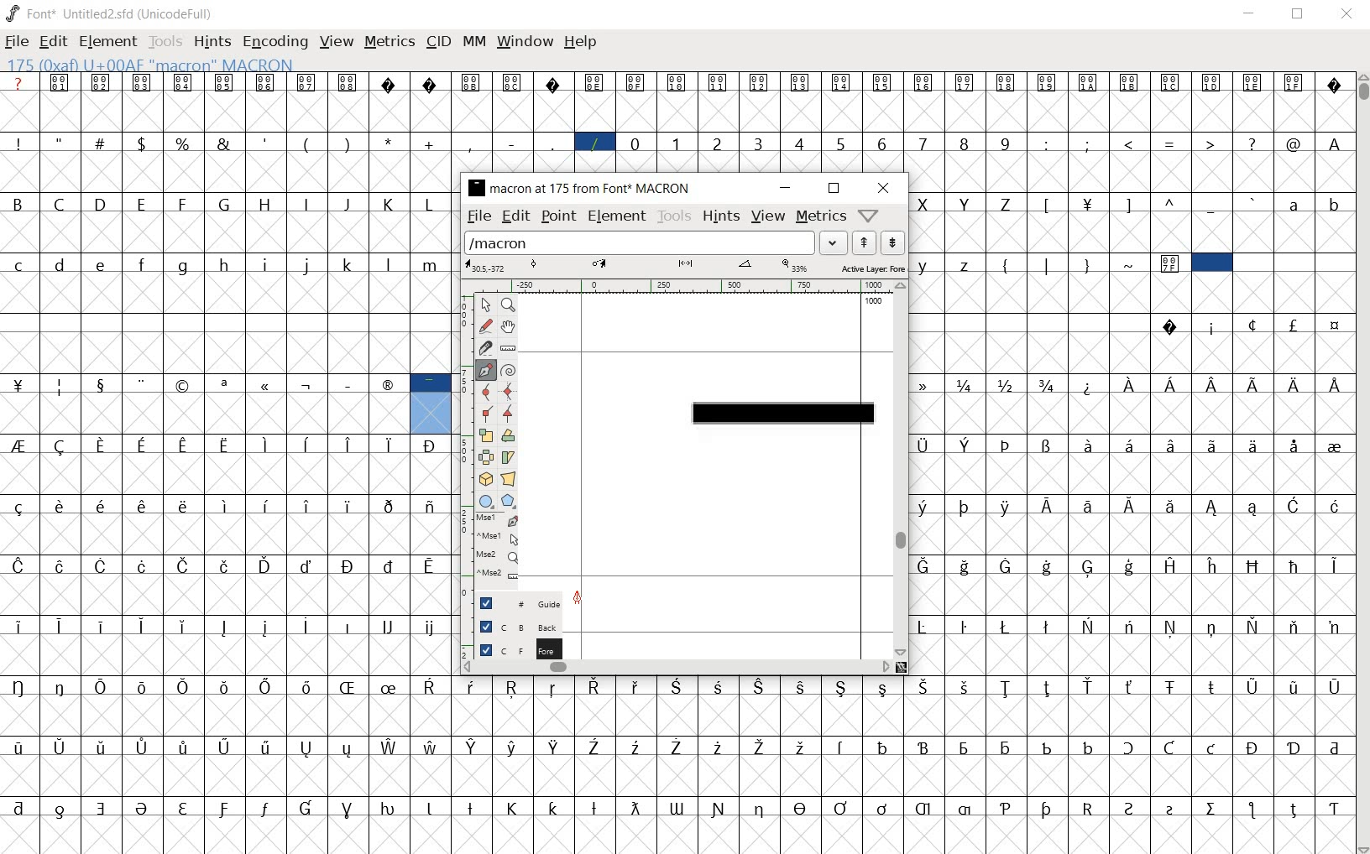 The width and height of the screenshot is (1370, 854). Describe the element at coordinates (20, 446) in the screenshot. I see `Symbol` at that location.